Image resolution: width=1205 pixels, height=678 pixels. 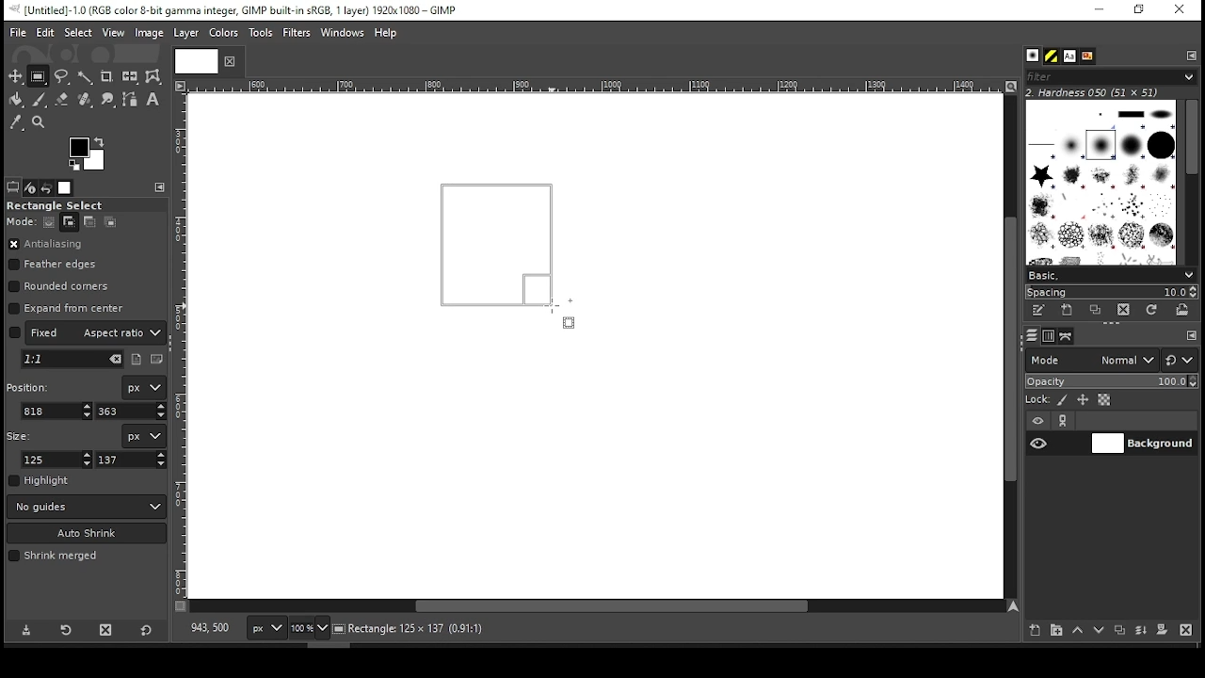 What do you see at coordinates (1192, 337) in the screenshot?
I see `configure this tab` at bounding box center [1192, 337].